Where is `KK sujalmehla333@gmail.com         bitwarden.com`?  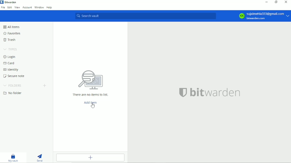 KK sujalmehla333@gmail.com         bitwarden.com is located at coordinates (263, 16).